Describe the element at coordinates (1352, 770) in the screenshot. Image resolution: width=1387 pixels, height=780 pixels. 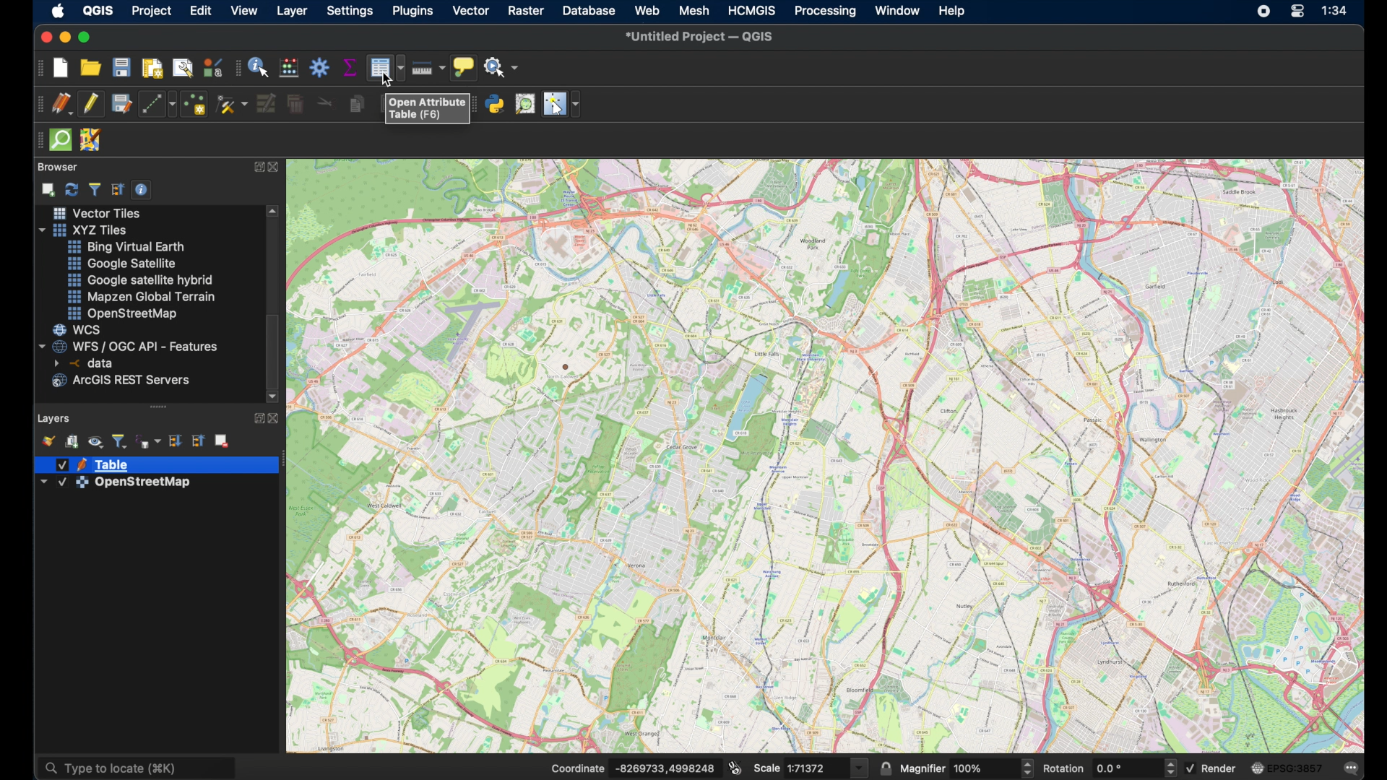
I see `messages` at that location.